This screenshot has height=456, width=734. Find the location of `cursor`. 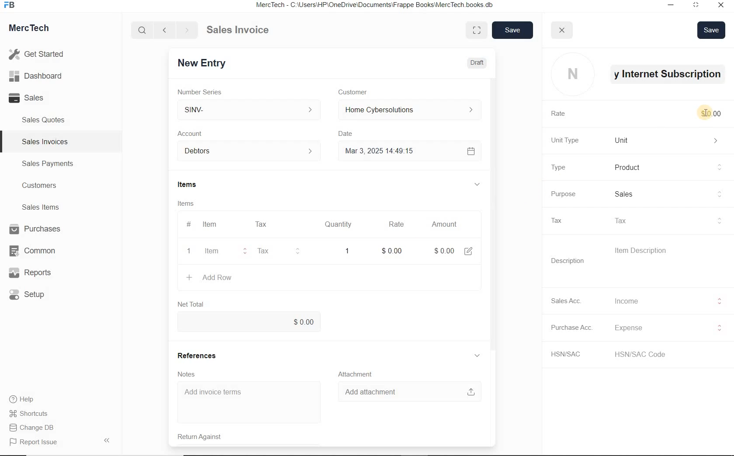

cursor is located at coordinates (705, 112).